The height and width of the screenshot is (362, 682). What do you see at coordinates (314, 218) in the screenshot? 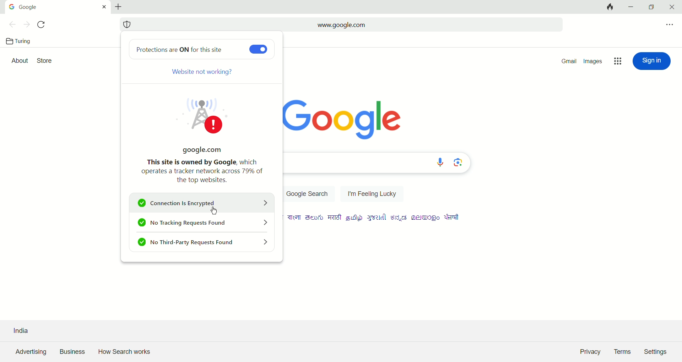
I see `language` at bounding box center [314, 218].